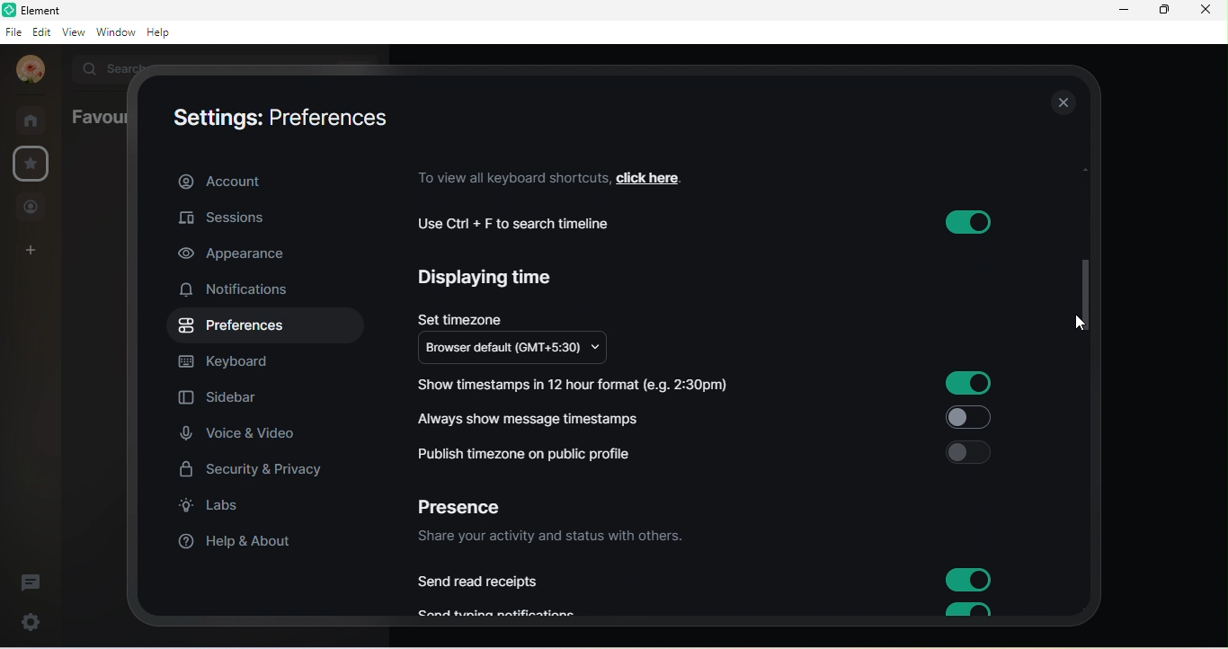  Describe the element at coordinates (1082, 323) in the screenshot. I see `cursor movement` at that location.